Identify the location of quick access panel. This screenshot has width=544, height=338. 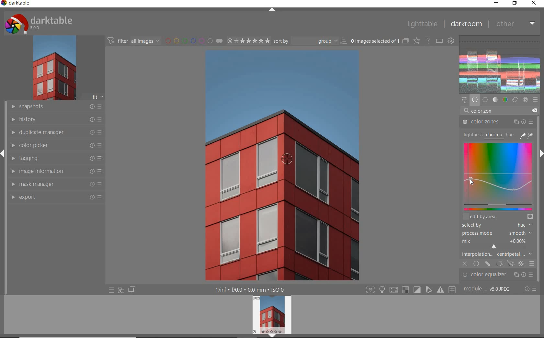
(465, 100).